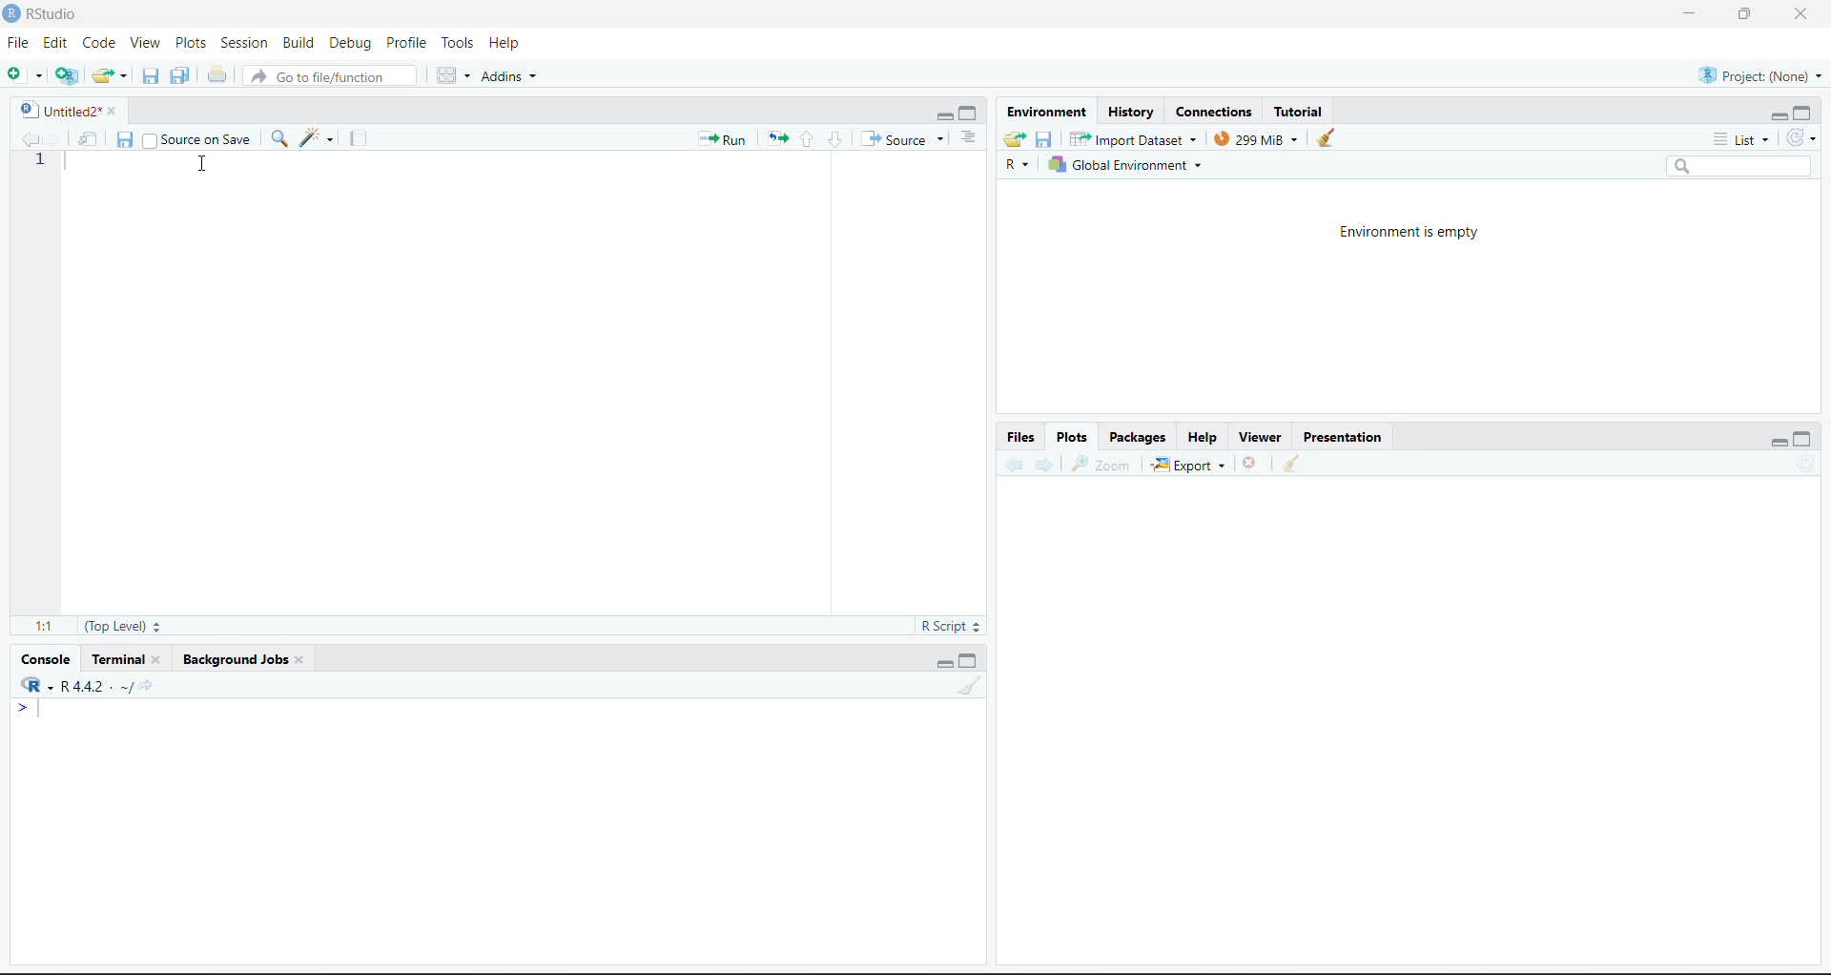 Image resolution: width=1831 pixels, height=975 pixels. What do you see at coordinates (40, 161) in the screenshot?
I see `line number` at bounding box center [40, 161].